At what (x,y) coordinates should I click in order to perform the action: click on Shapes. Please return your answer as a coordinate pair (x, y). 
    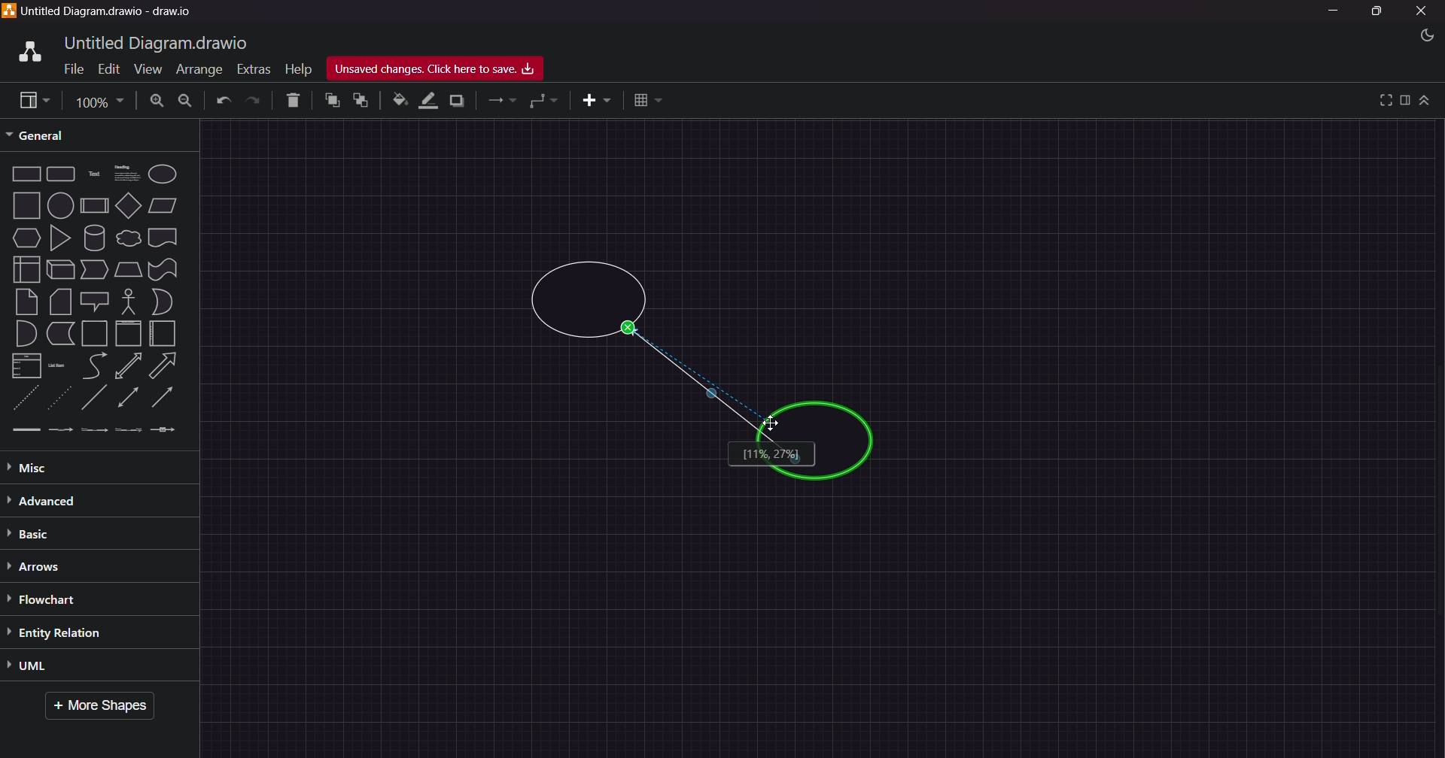
    Looking at the image, I should click on (96, 301).